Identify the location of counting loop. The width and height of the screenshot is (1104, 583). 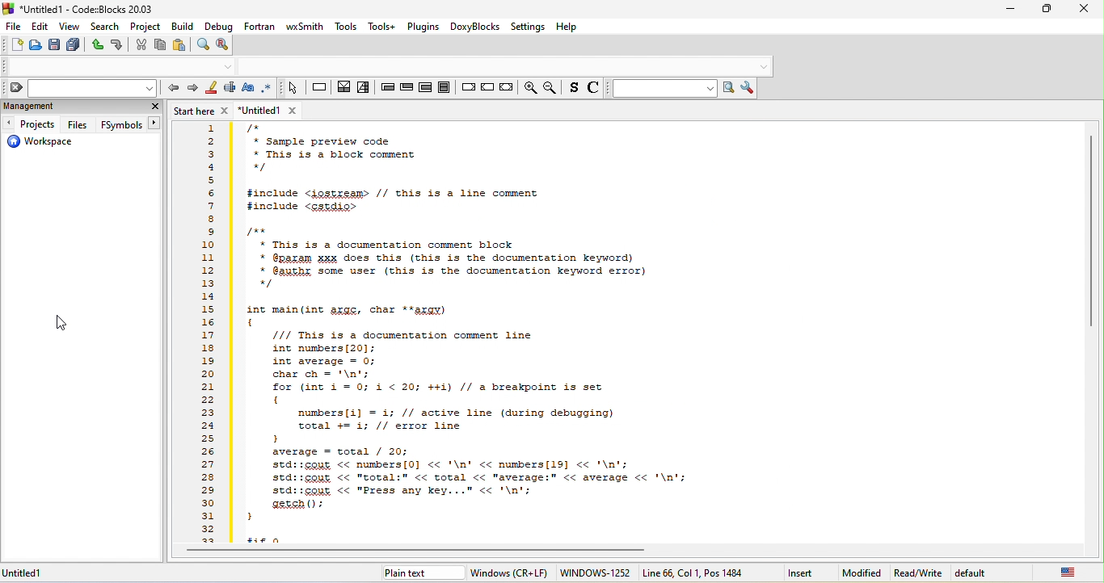
(424, 87).